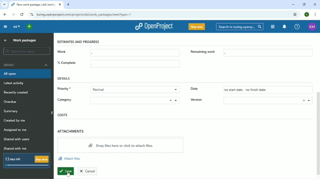 The height and width of the screenshot is (179, 320). I want to click on Save, so click(66, 172).